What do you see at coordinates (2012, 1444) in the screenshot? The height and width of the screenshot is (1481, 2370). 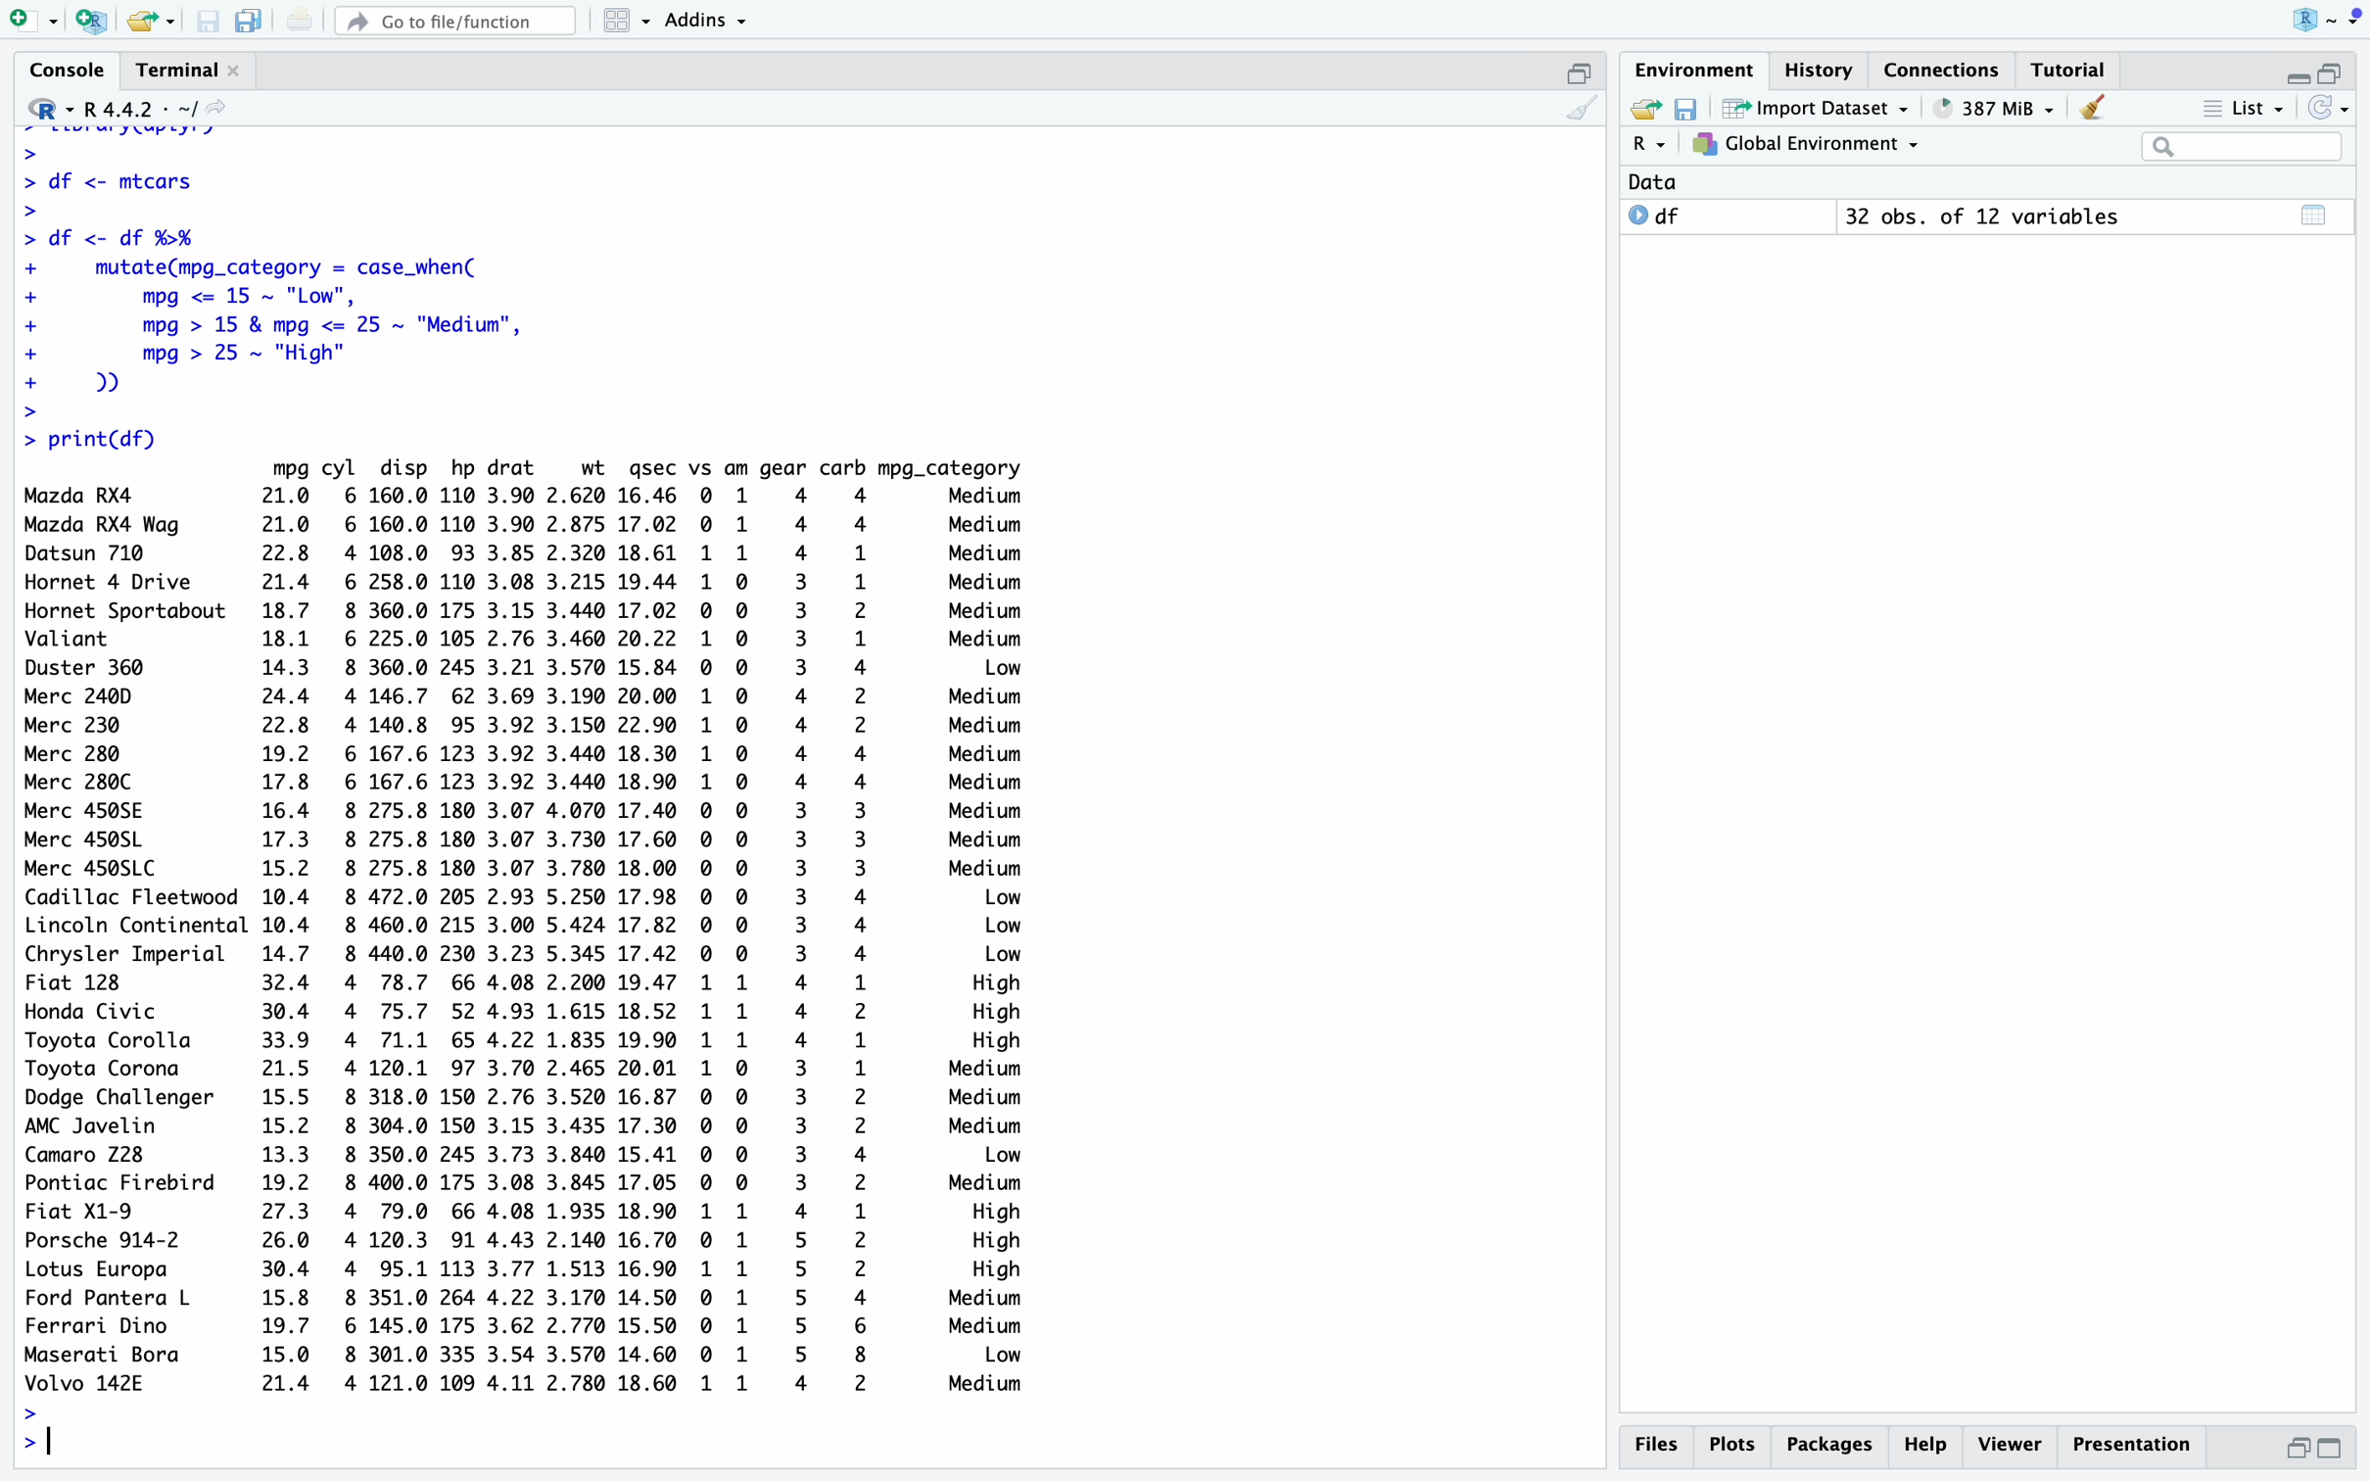 I see `viewer` at bounding box center [2012, 1444].